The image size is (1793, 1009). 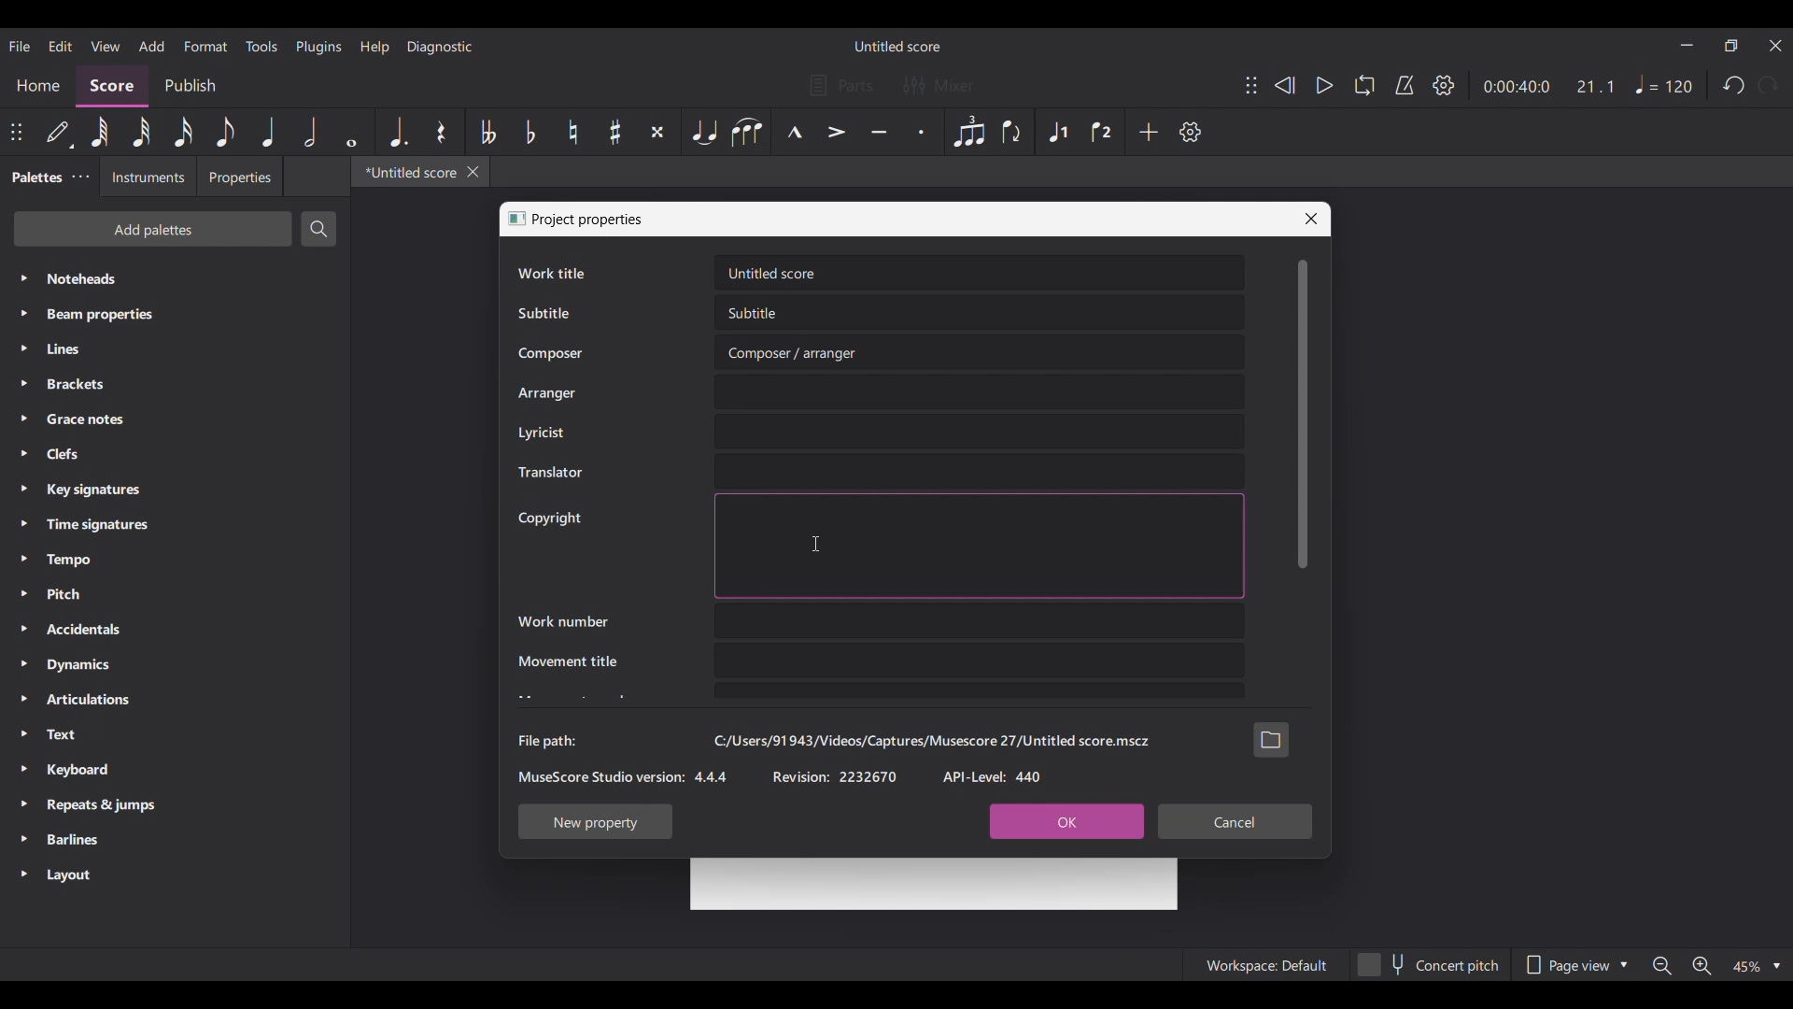 What do you see at coordinates (980, 432) in the screenshot?
I see `Text box for Lyricist` at bounding box center [980, 432].